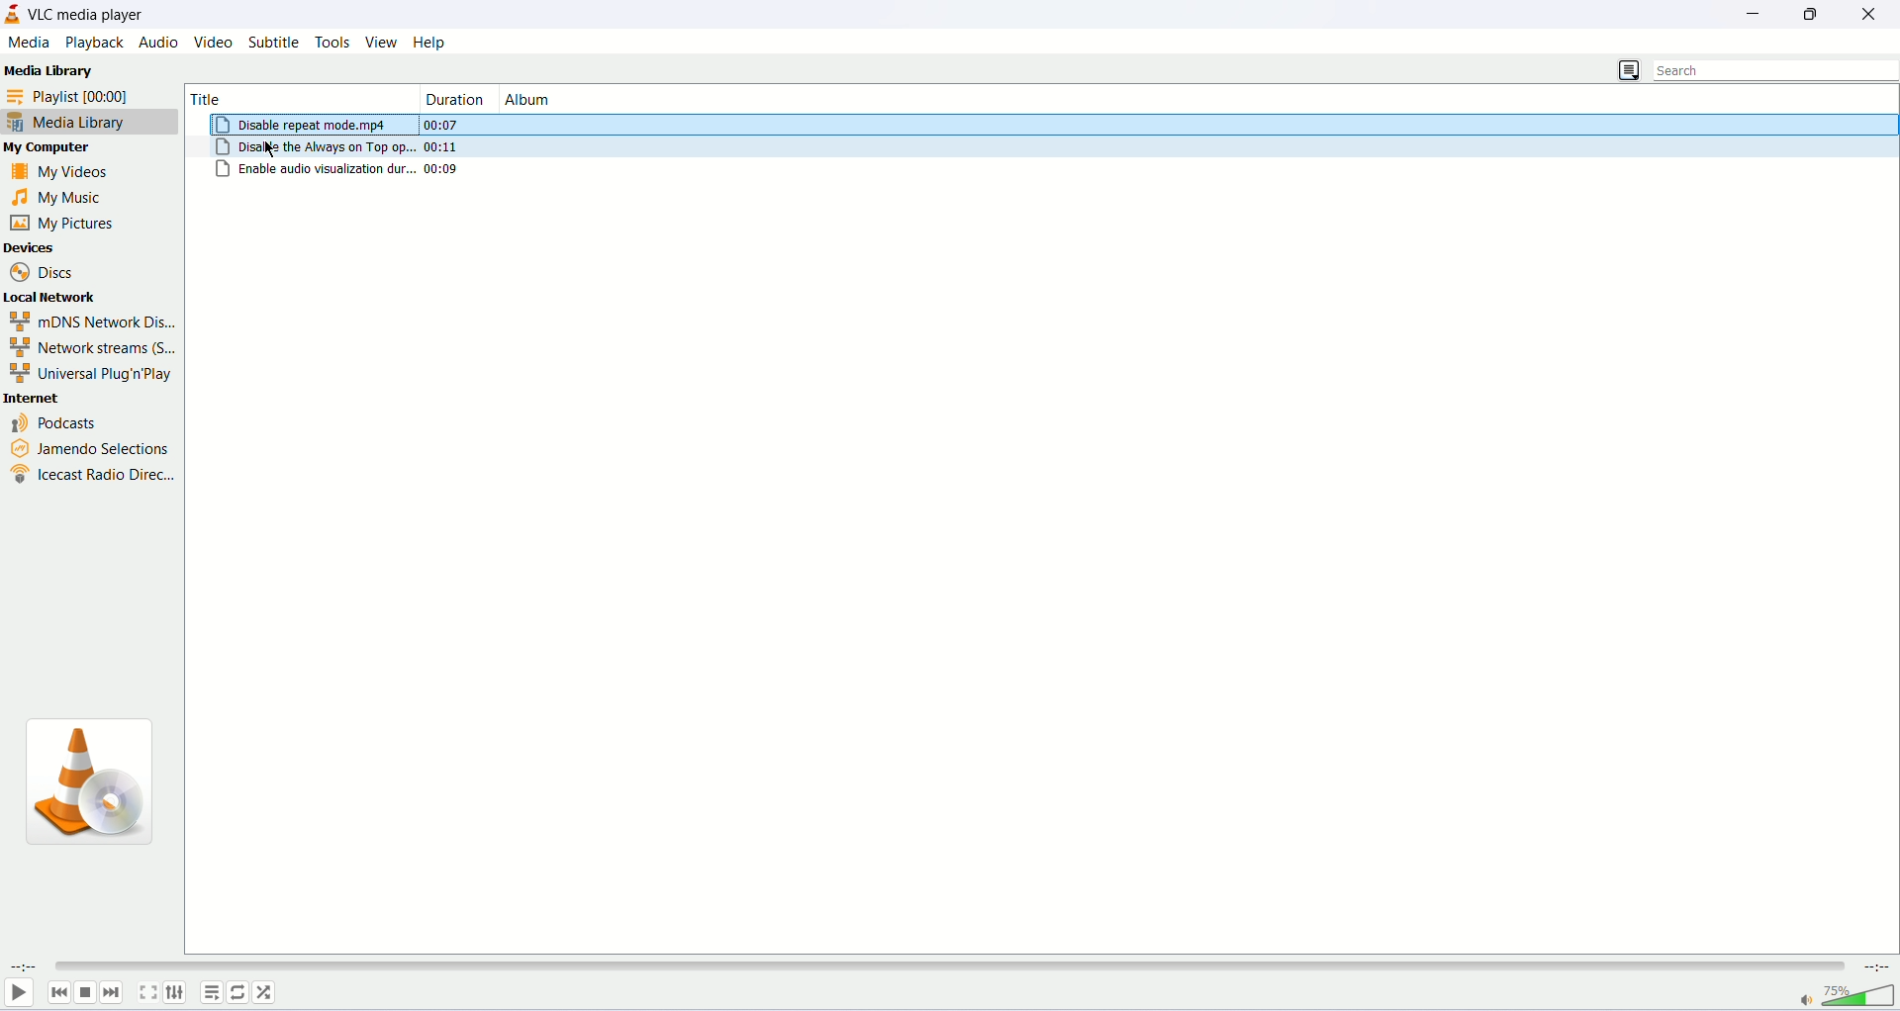 The width and height of the screenshot is (1900, 1011). I want to click on playlist, so click(88, 95).